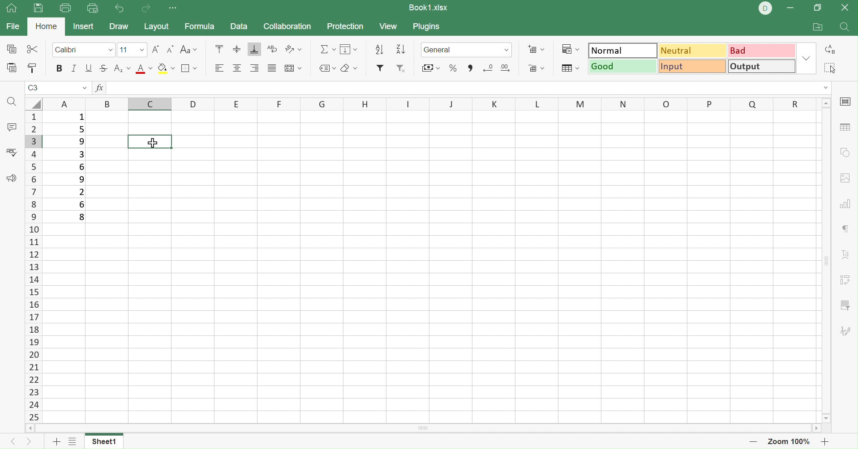 Image resolution: width=858 pixels, height=449 pixels. Describe the element at coordinates (188, 68) in the screenshot. I see `Borders` at that location.